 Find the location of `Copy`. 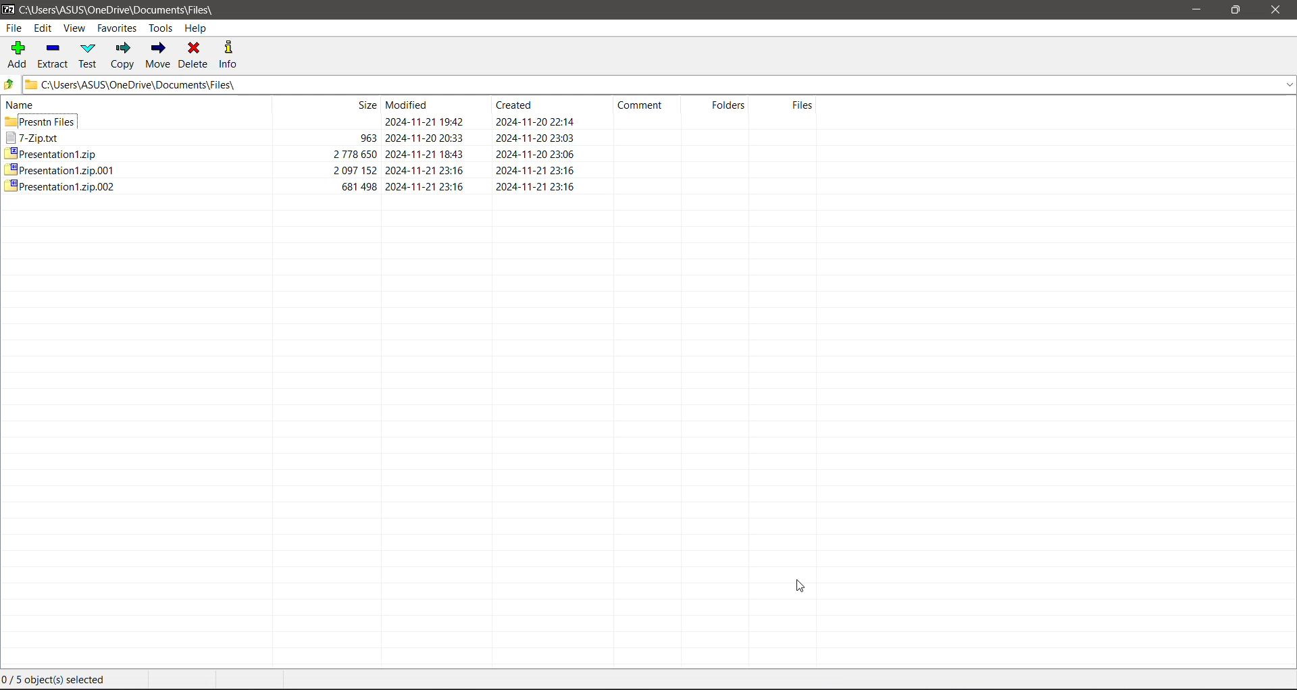

Copy is located at coordinates (124, 55).